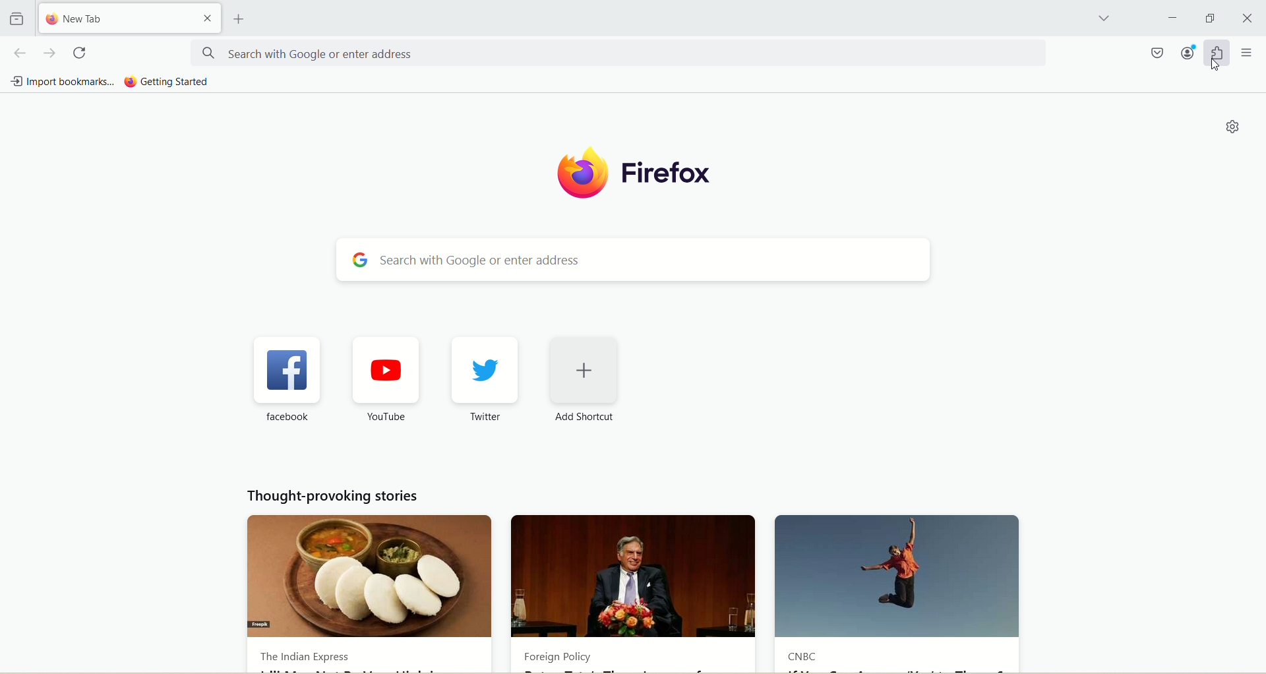 The width and height of the screenshot is (1266, 674). I want to click on Add Page, so click(237, 19).